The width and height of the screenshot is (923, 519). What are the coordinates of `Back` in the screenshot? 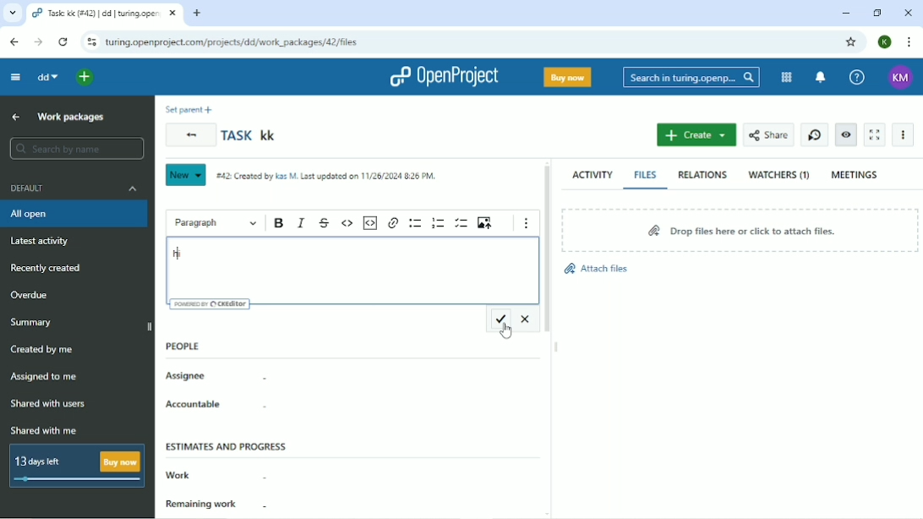 It's located at (14, 41).